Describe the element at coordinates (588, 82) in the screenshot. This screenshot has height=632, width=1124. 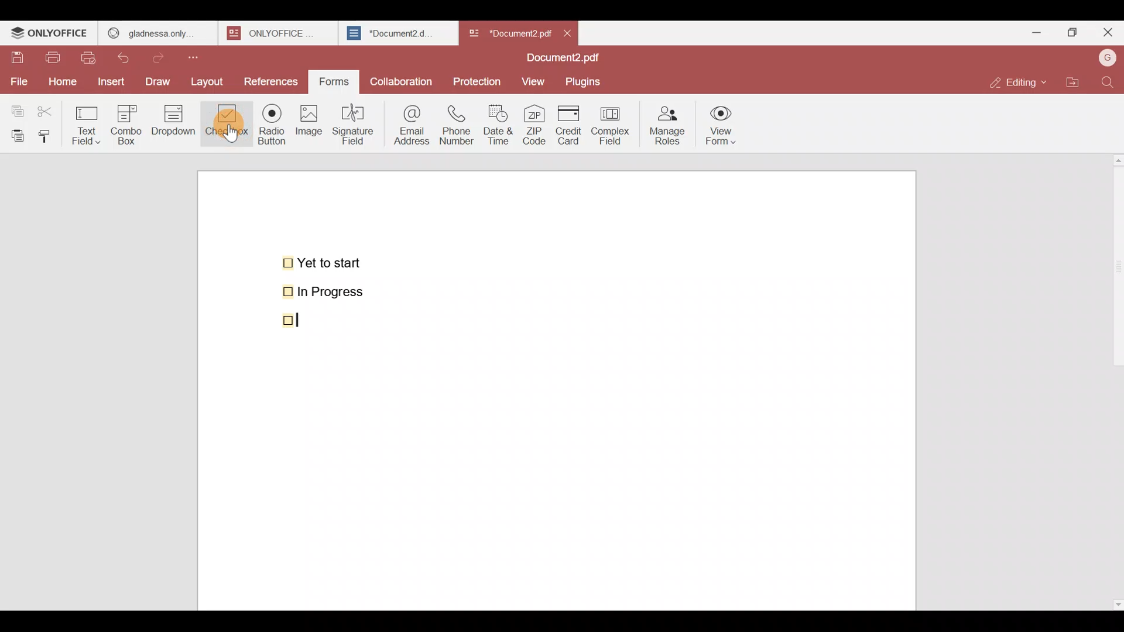
I see `Plugins` at that location.